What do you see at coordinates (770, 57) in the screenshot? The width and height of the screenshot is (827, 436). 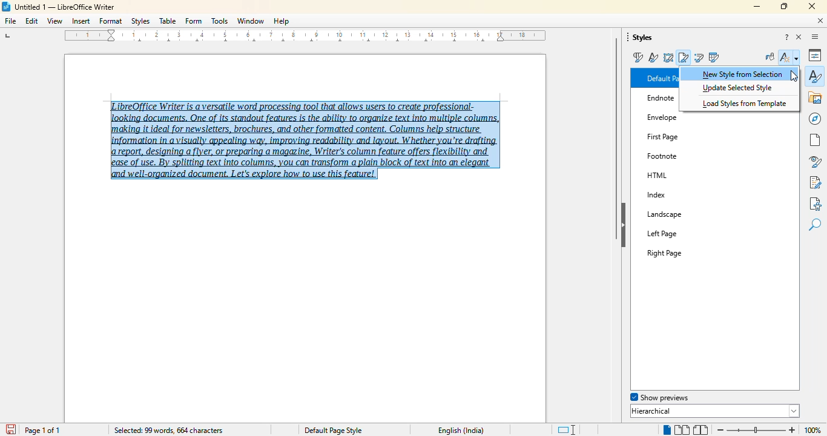 I see `fill format mode` at bounding box center [770, 57].